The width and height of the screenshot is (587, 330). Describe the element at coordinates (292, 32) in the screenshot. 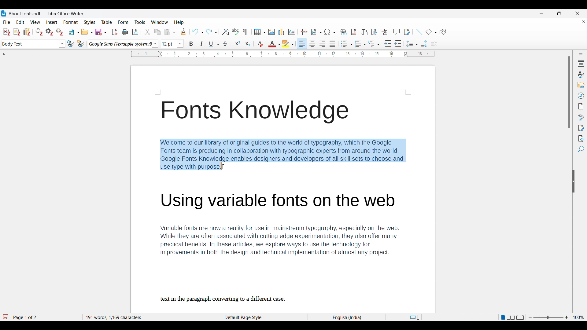

I see `Insert text box` at that location.